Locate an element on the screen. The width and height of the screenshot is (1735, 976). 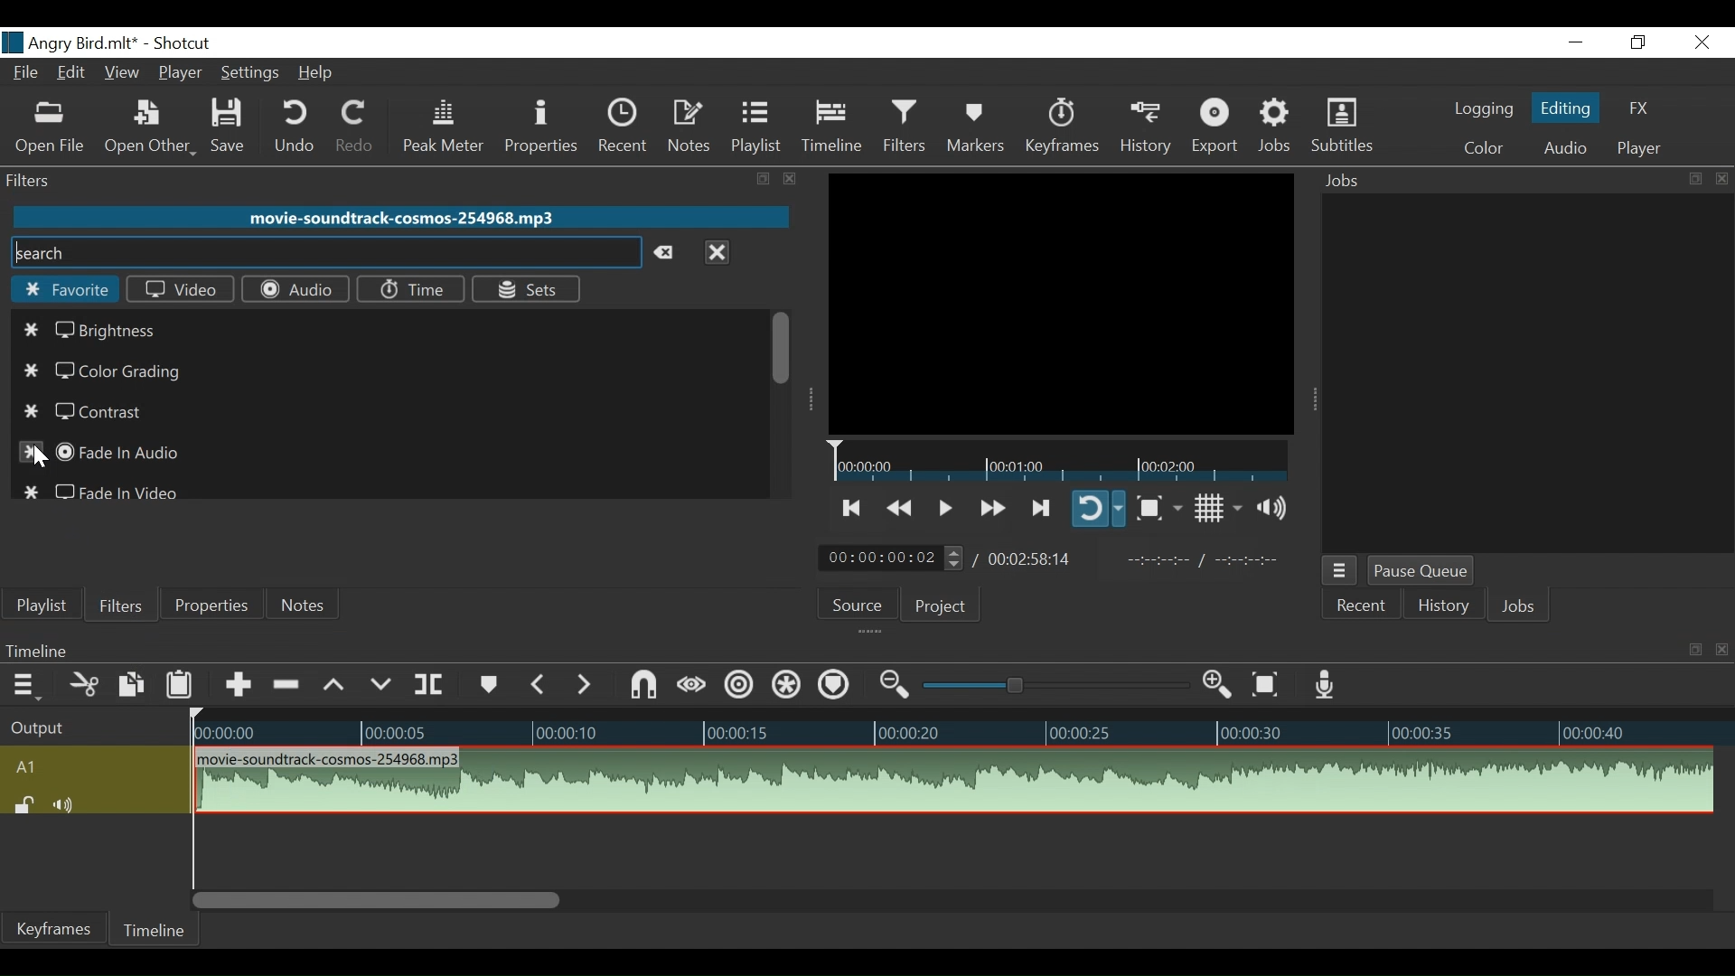
Edit is located at coordinates (73, 75).